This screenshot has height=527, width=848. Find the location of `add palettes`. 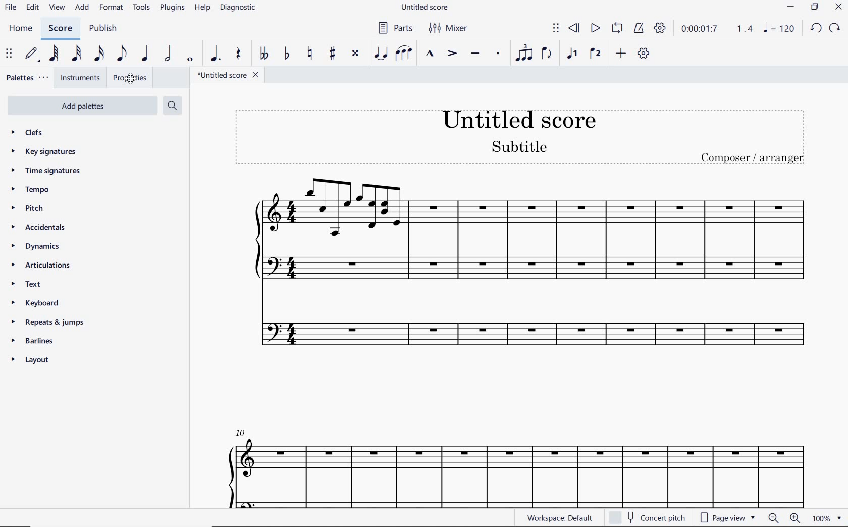

add palettes is located at coordinates (80, 107).